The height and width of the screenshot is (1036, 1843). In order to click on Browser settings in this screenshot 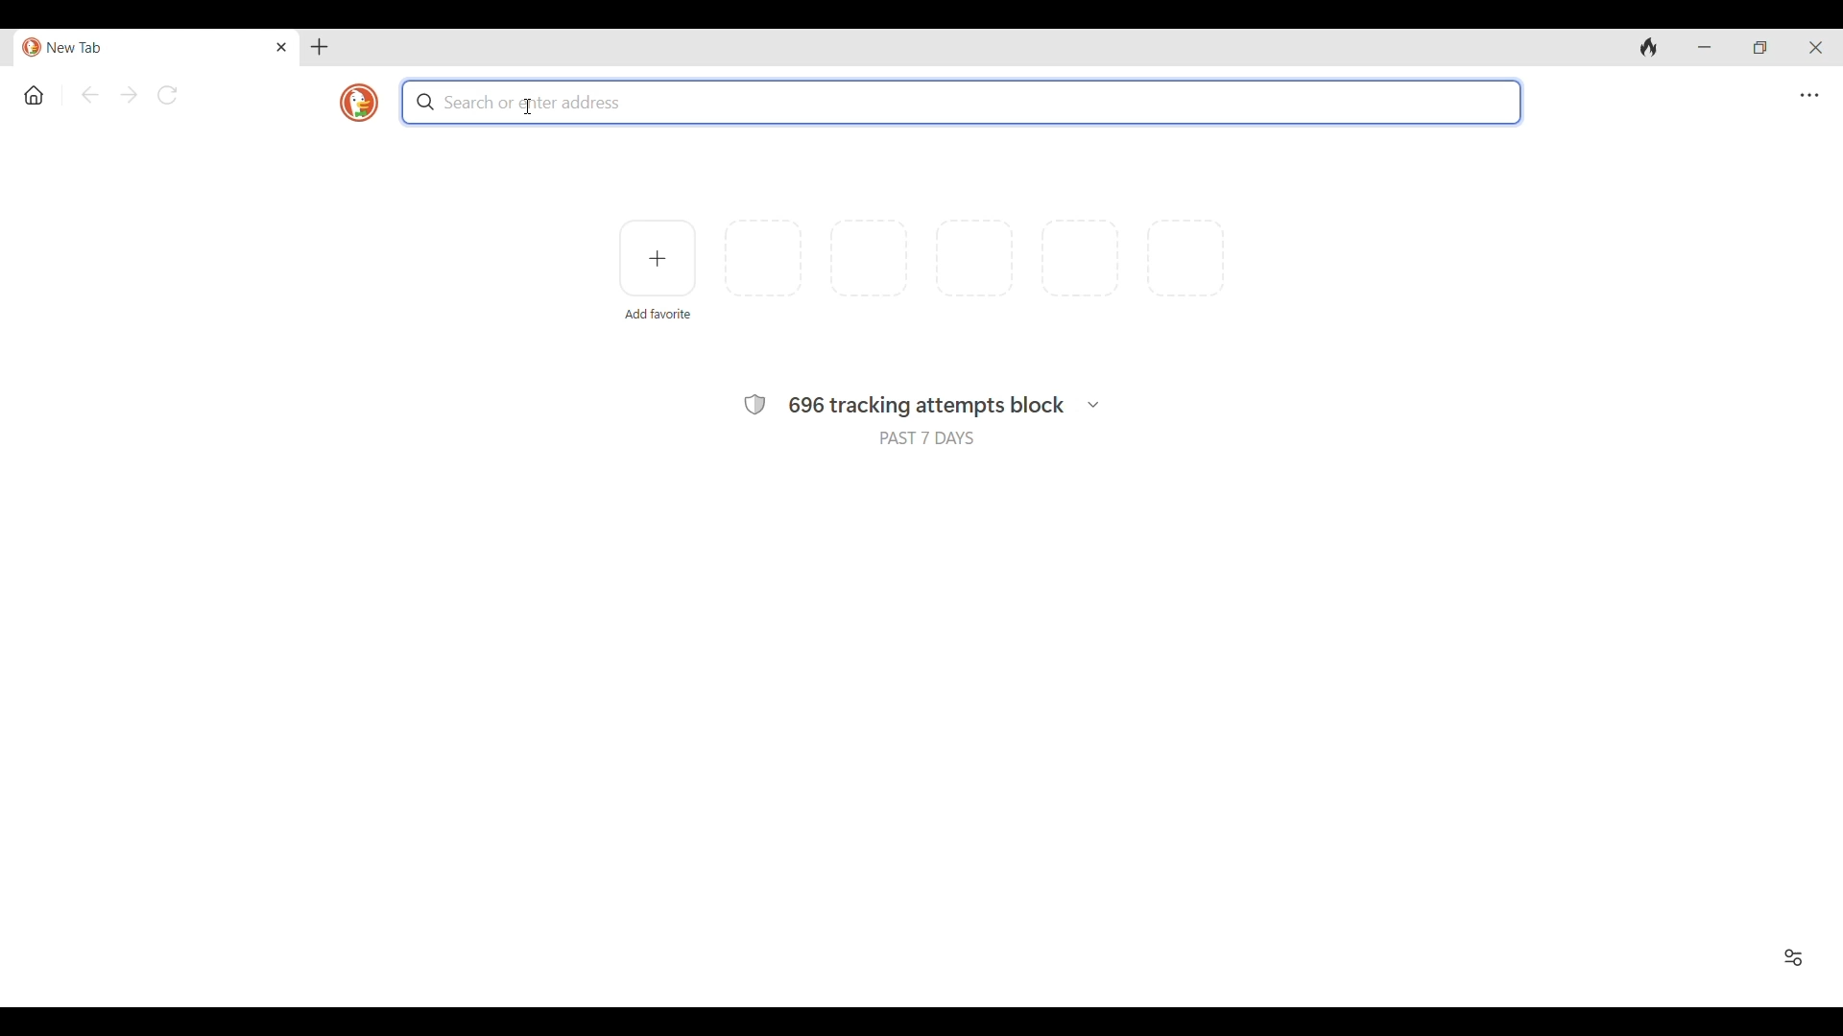, I will do `click(1809, 96)`.